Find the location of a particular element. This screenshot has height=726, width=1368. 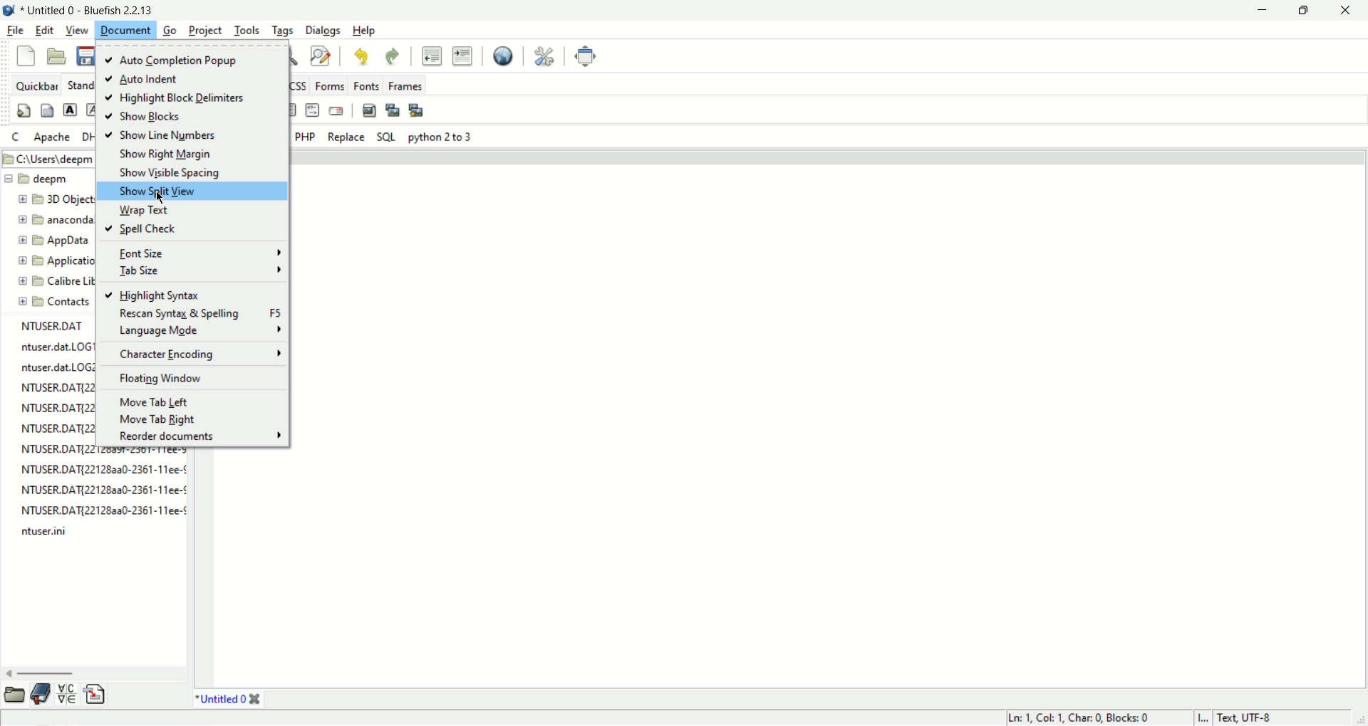

find and replace is located at coordinates (320, 56).